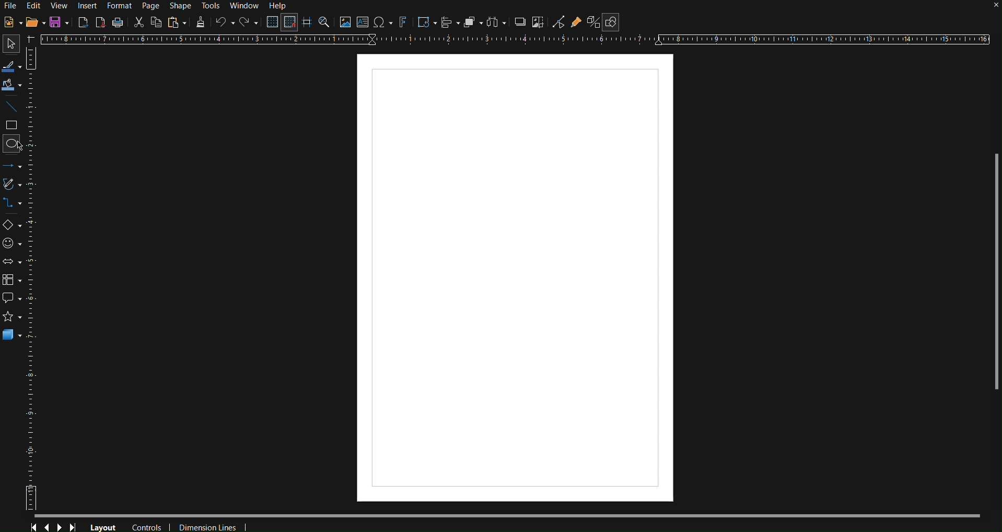  I want to click on Copy, so click(156, 22).